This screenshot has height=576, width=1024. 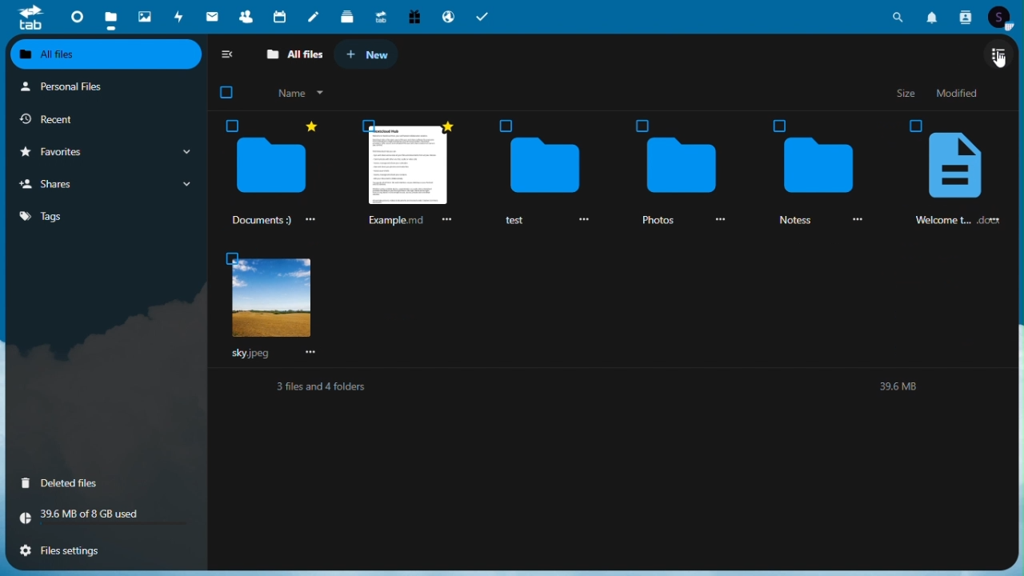 What do you see at coordinates (716, 219) in the screenshot?
I see `more options` at bounding box center [716, 219].